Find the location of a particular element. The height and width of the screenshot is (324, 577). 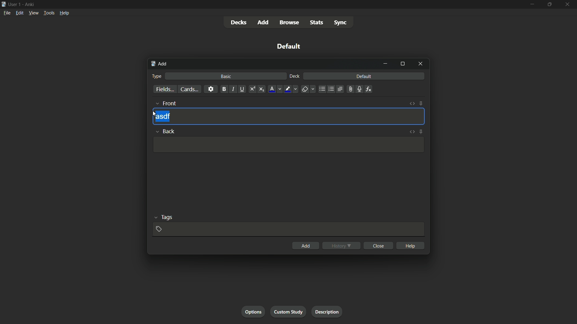

font color is located at coordinates (275, 89).